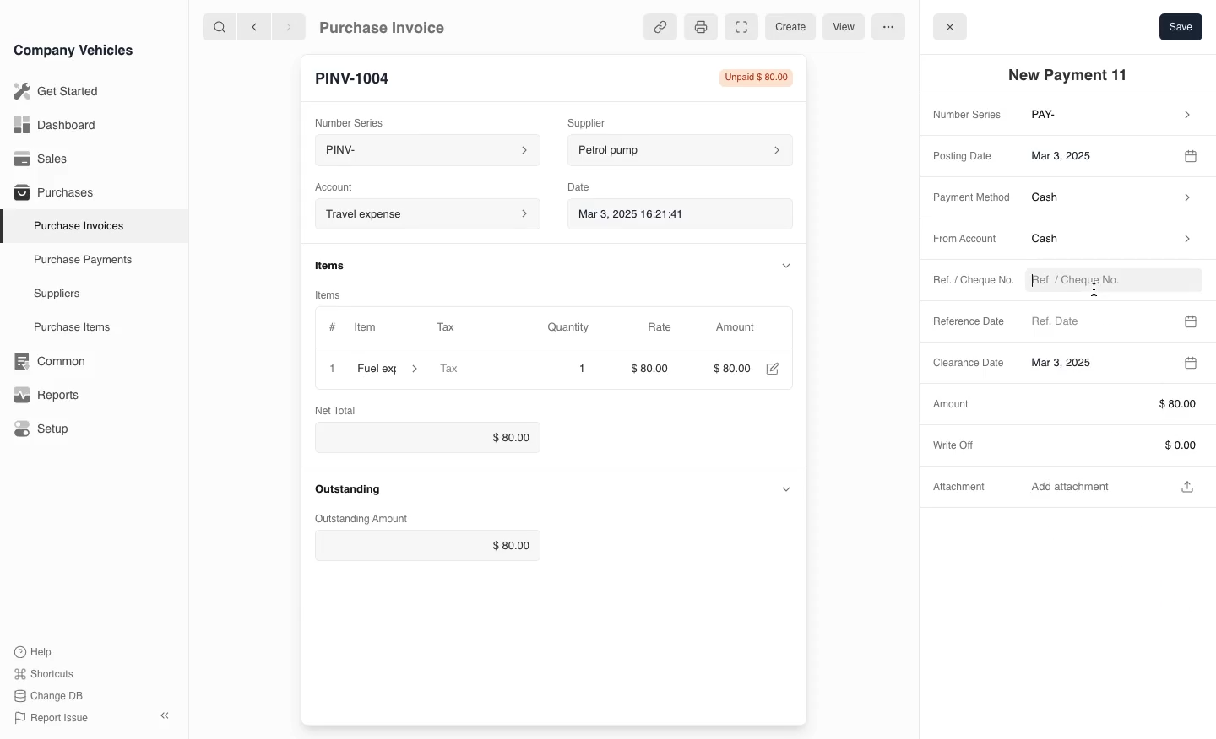 The image size is (1216, 739). What do you see at coordinates (959, 444) in the screenshot?
I see `‘Write Off` at bounding box center [959, 444].